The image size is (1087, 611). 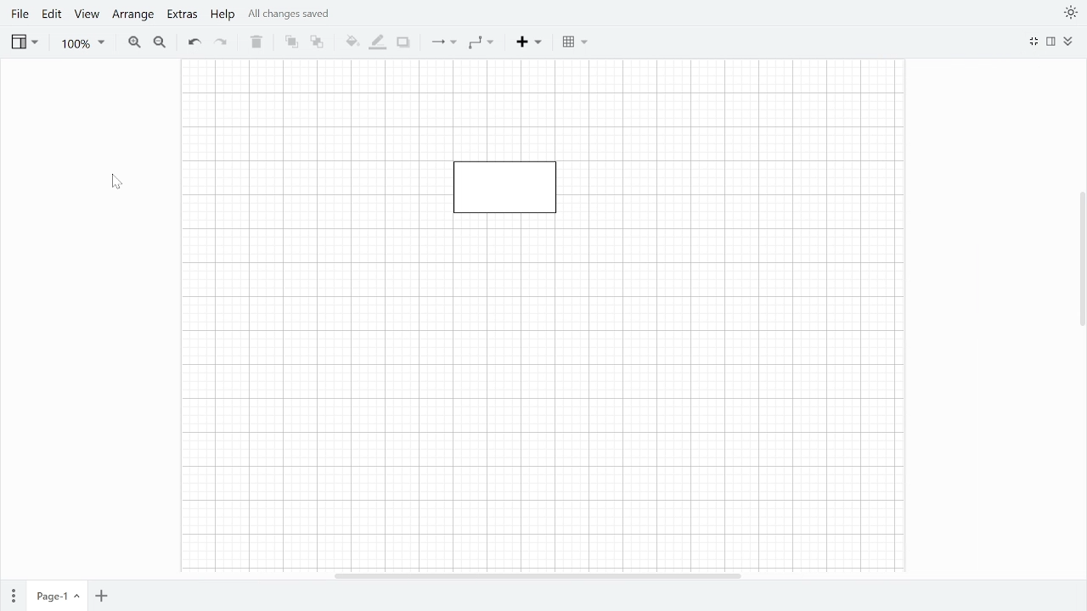 What do you see at coordinates (1071, 11) in the screenshot?
I see `Themes` at bounding box center [1071, 11].